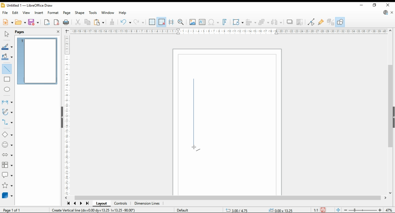 The width and height of the screenshot is (395, 213). Describe the element at coordinates (61, 117) in the screenshot. I see `collapse` at that location.